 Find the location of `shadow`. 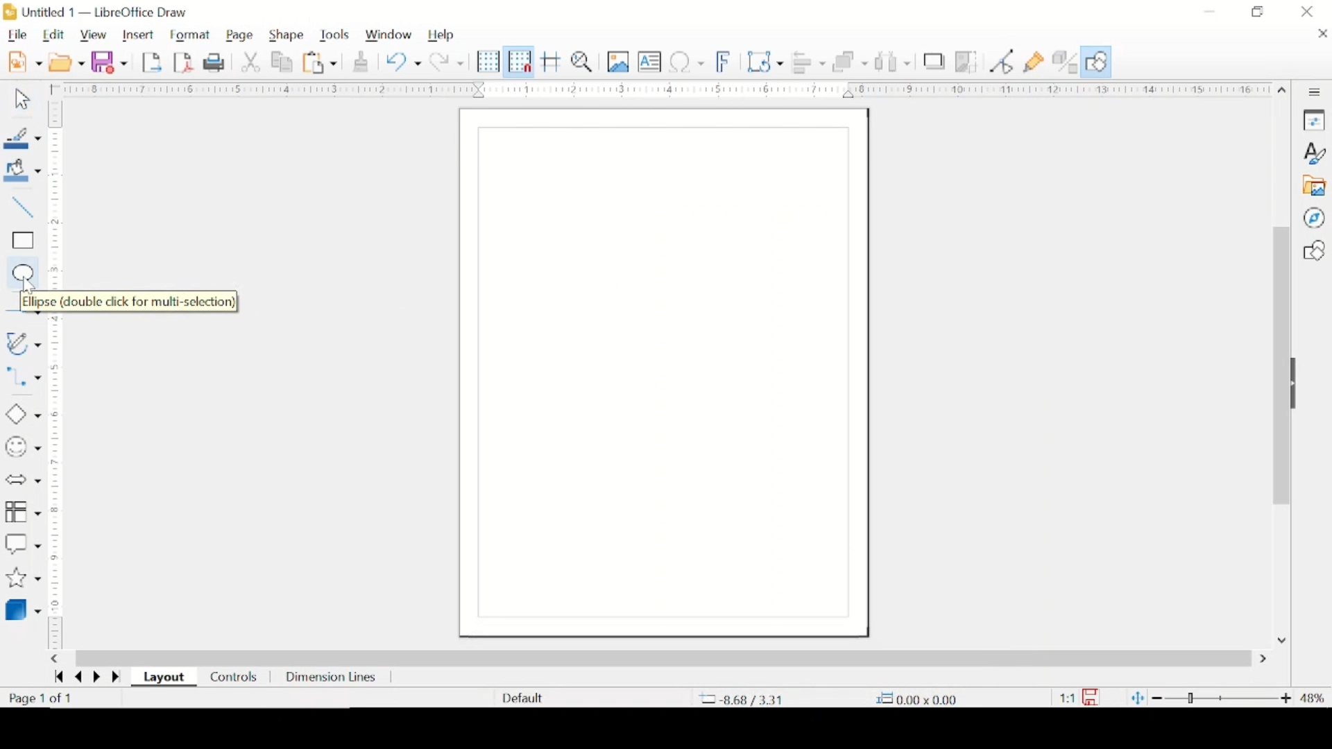

shadow is located at coordinates (934, 61).